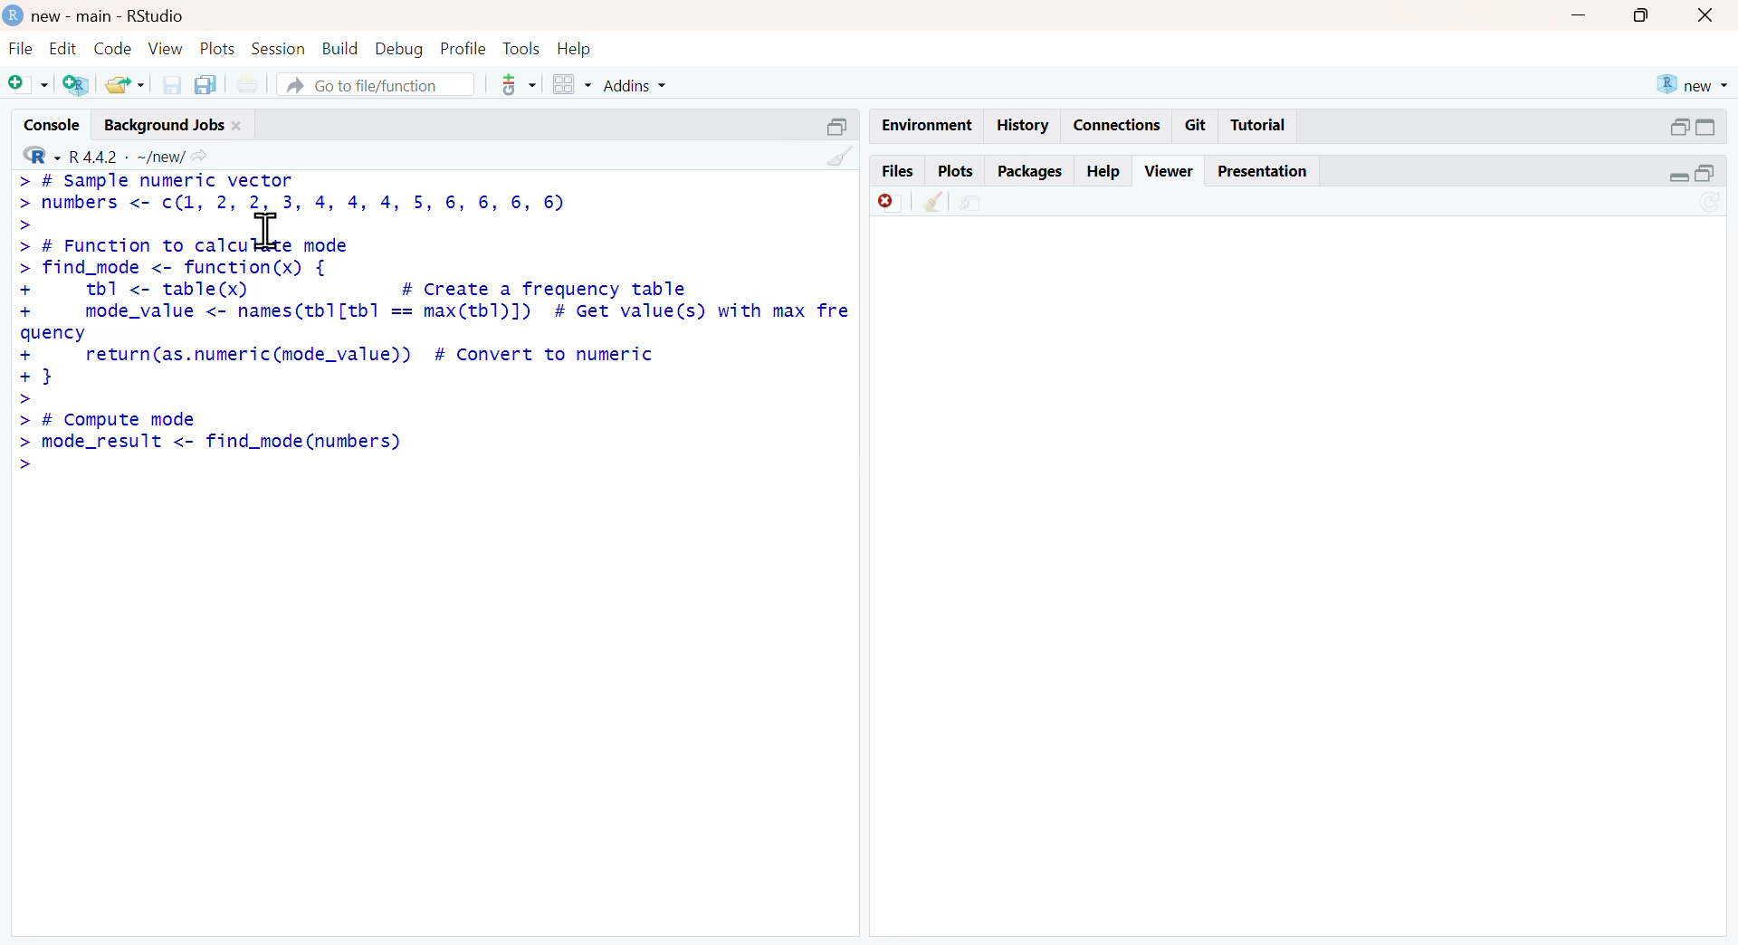 This screenshot has width=1738, height=945. Describe the element at coordinates (465, 49) in the screenshot. I see `profile` at that location.